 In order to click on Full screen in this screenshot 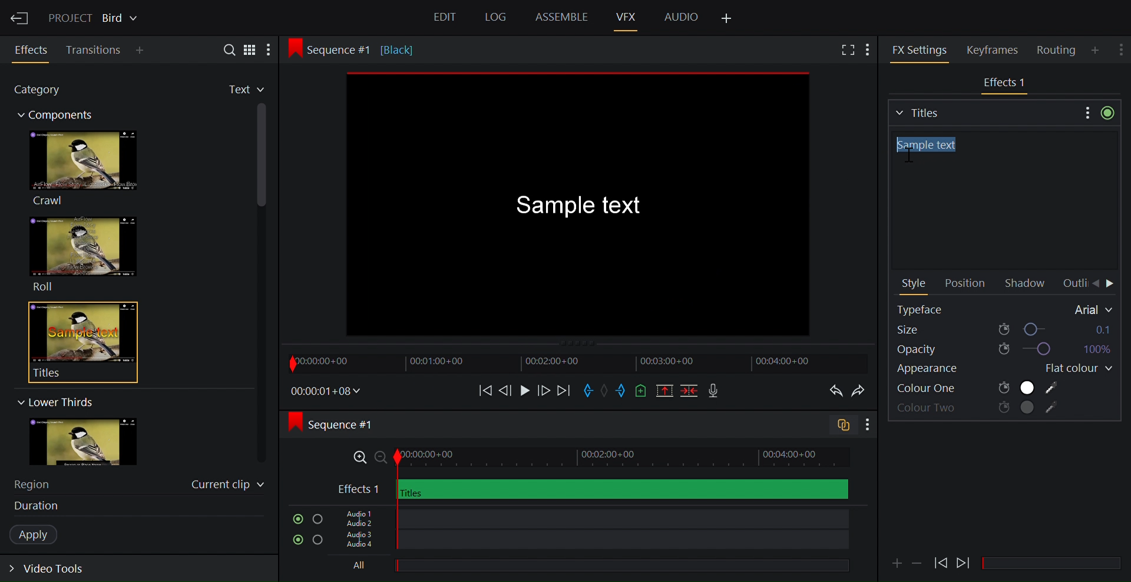, I will do `click(846, 51)`.